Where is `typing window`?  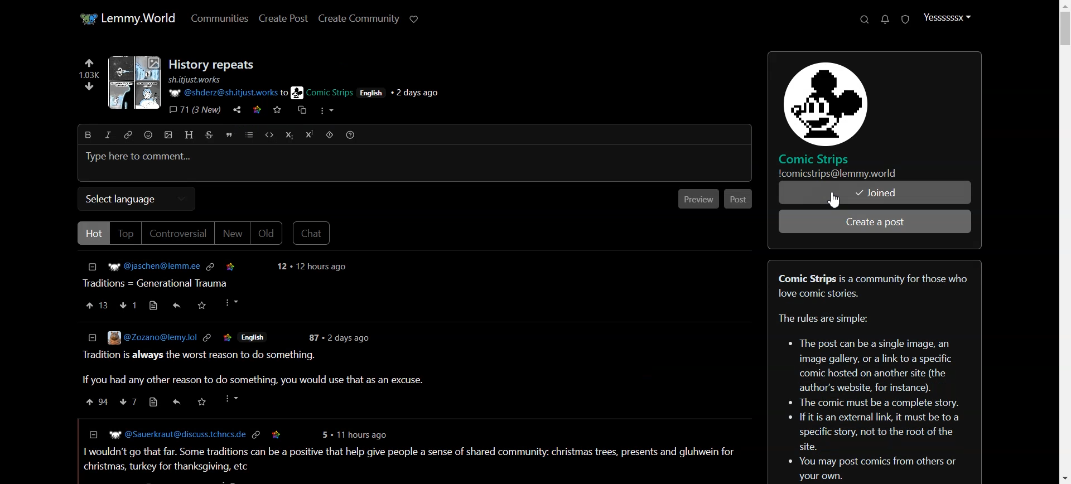 typing window is located at coordinates (415, 163).